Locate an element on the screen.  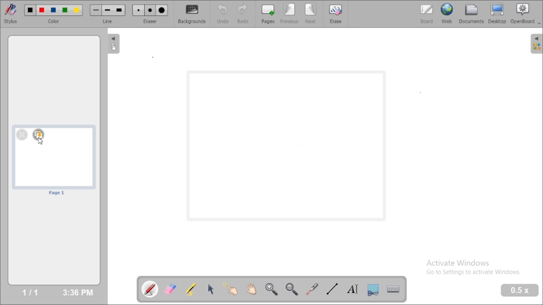
page 1 is located at coordinates (55, 160).